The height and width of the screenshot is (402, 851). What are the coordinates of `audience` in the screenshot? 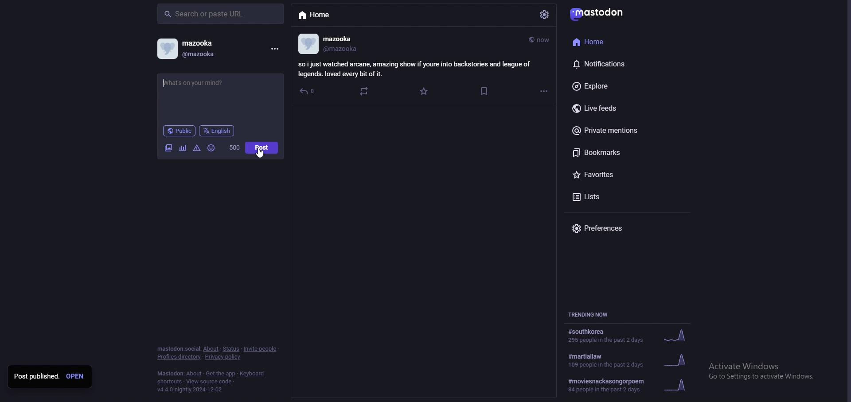 It's located at (180, 131).